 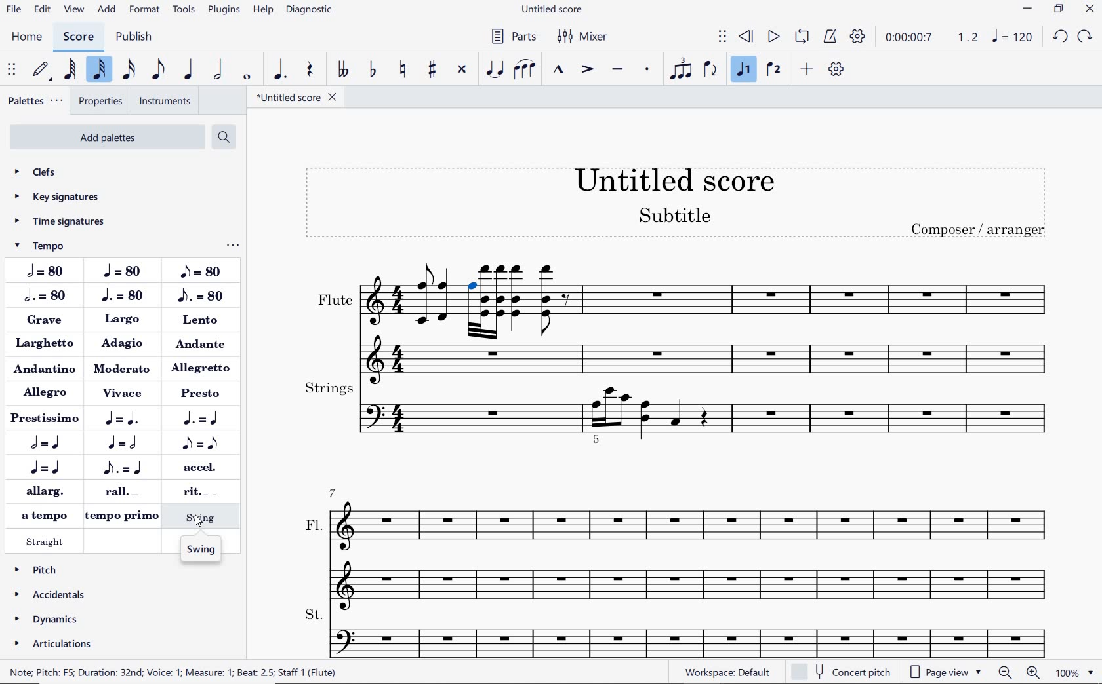 What do you see at coordinates (233, 246) in the screenshot?
I see `ellipsis` at bounding box center [233, 246].